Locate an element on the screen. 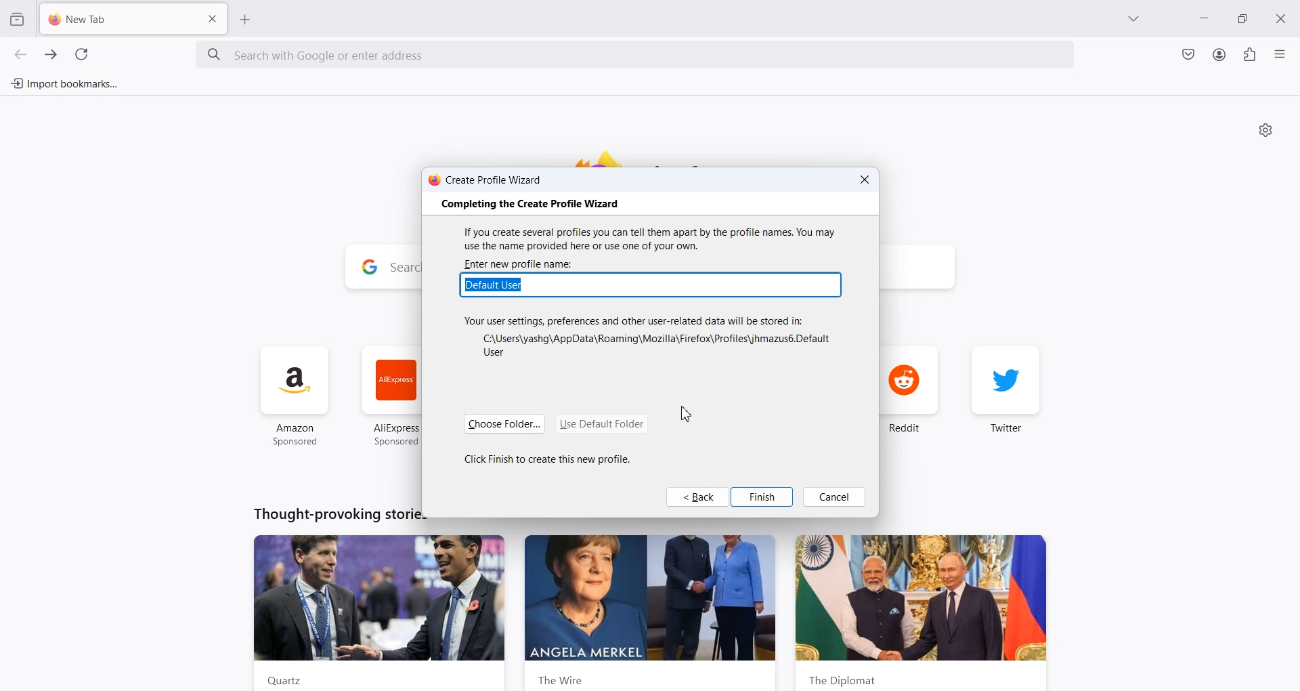 This screenshot has height=691, width=1300. the diplomat is located at coordinates (921, 612).